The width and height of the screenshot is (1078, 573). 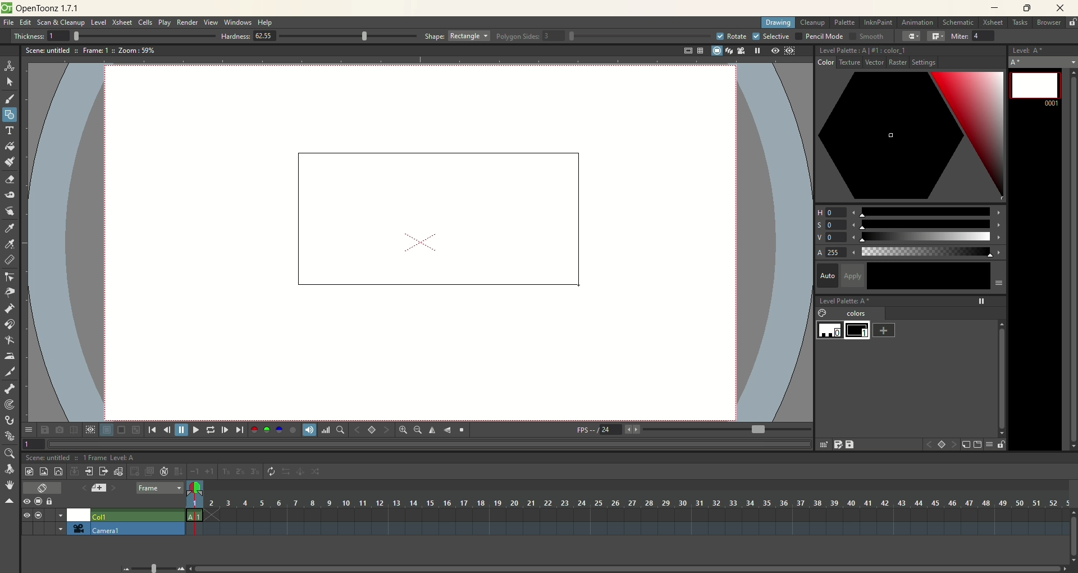 What do you see at coordinates (277, 429) in the screenshot?
I see `blue channel` at bounding box center [277, 429].